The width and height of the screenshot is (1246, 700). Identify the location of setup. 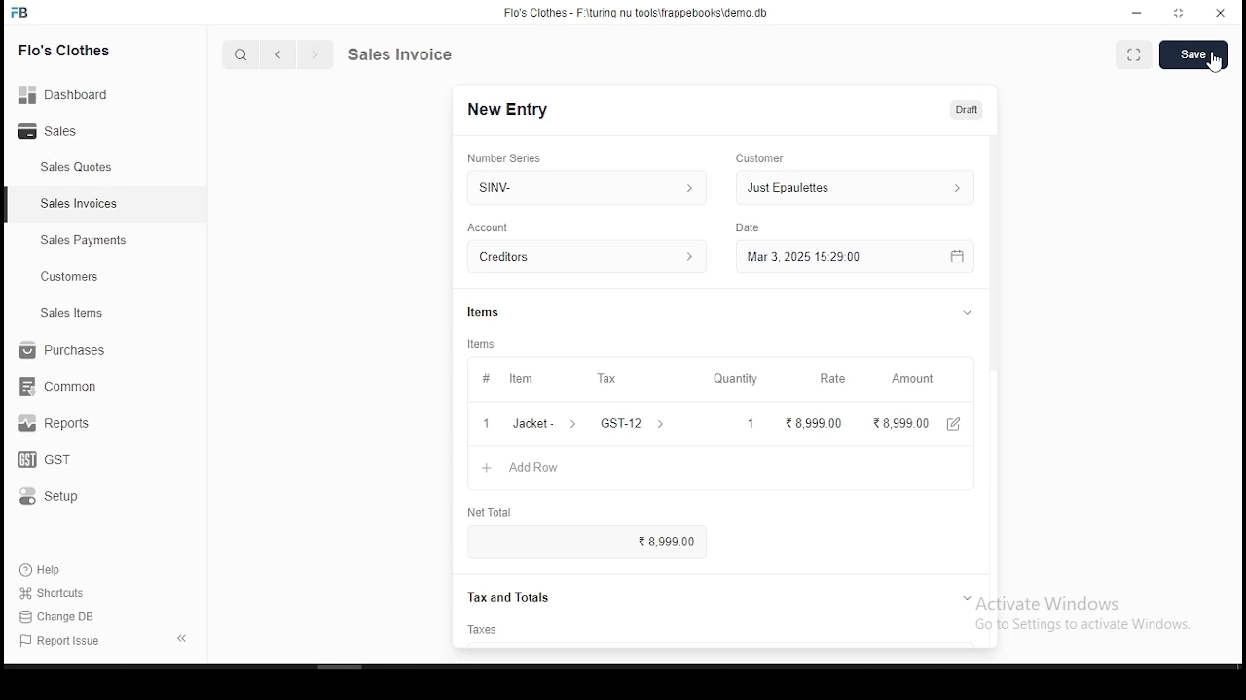
(64, 497).